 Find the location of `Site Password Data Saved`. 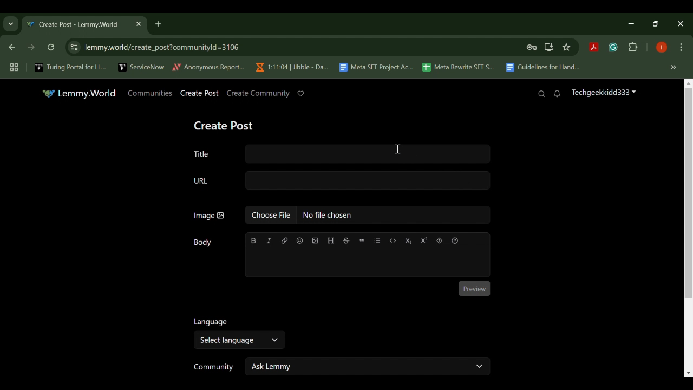

Site Password Data Saved is located at coordinates (532, 48).